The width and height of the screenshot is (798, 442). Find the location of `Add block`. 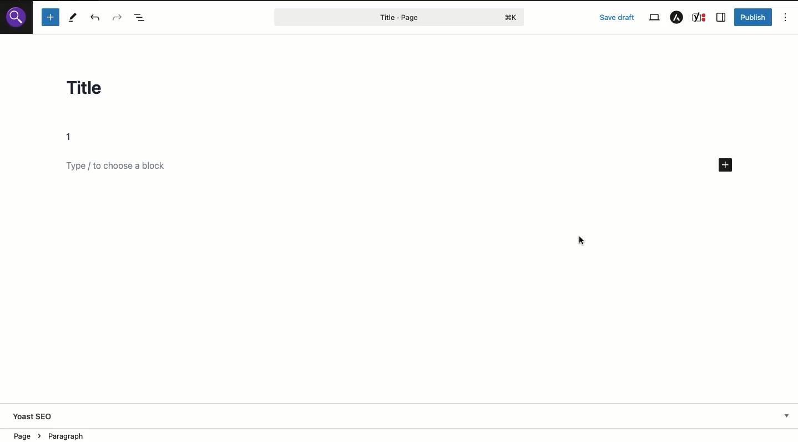

Add block is located at coordinates (50, 17).